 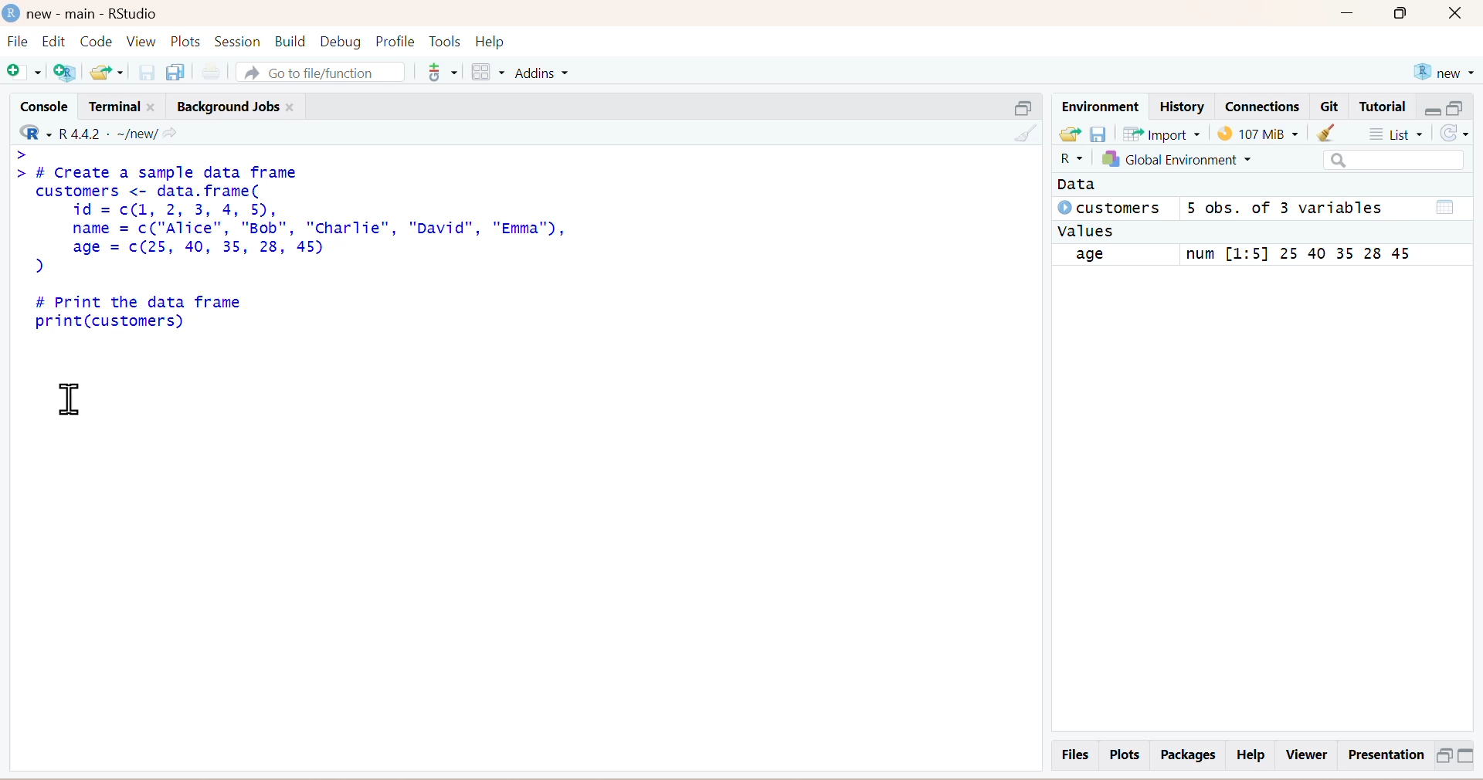 What do you see at coordinates (1331, 107) in the screenshot?
I see `Git` at bounding box center [1331, 107].